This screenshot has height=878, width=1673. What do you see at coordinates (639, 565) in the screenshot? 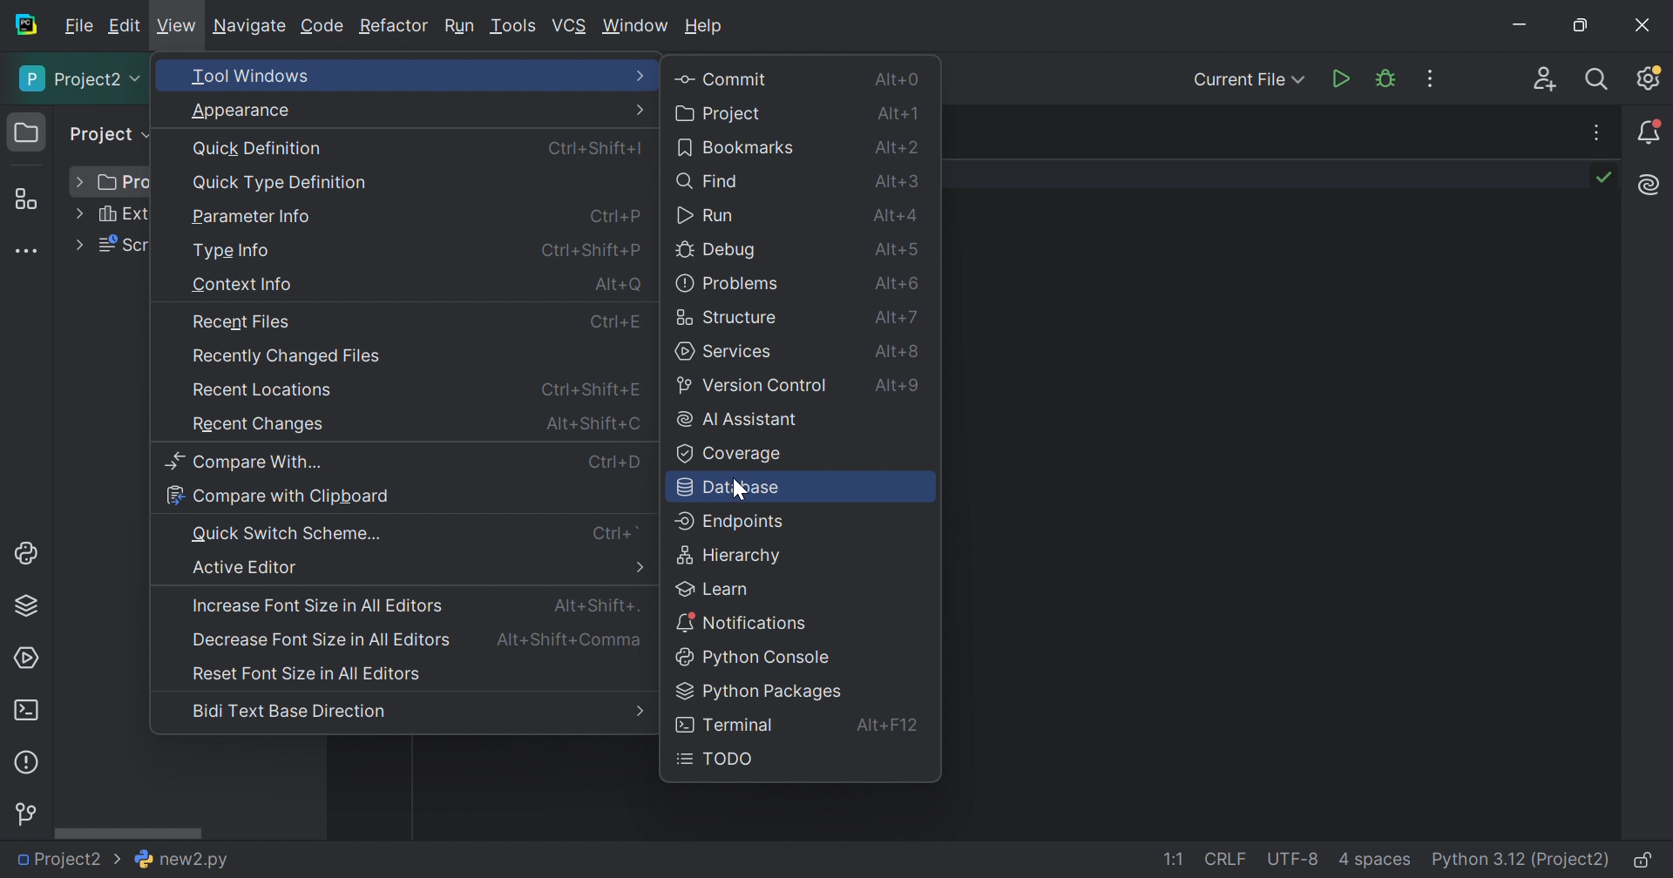
I see `More` at bounding box center [639, 565].